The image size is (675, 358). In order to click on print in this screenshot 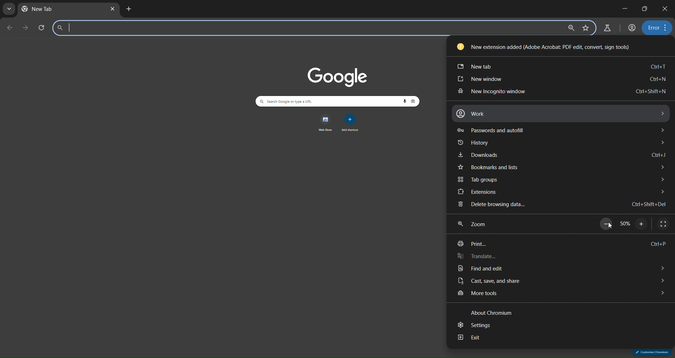, I will do `click(561, 243)`.